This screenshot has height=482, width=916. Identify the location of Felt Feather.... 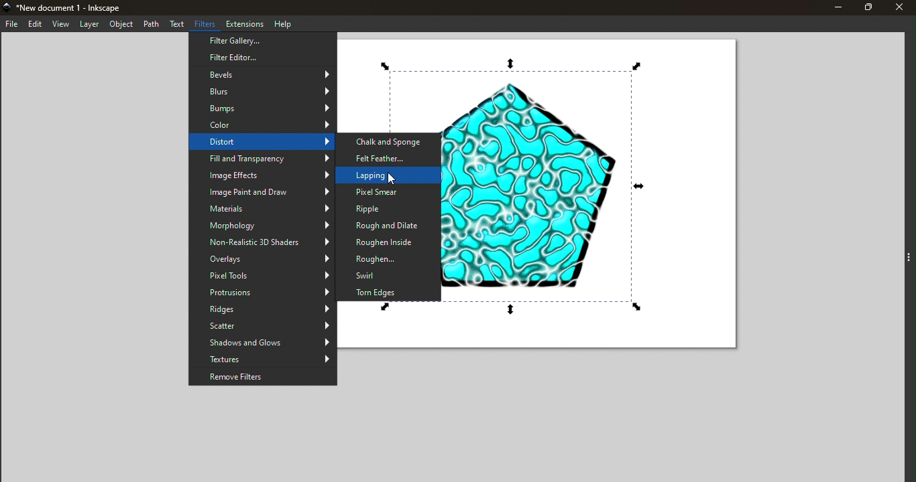
(390, 157).